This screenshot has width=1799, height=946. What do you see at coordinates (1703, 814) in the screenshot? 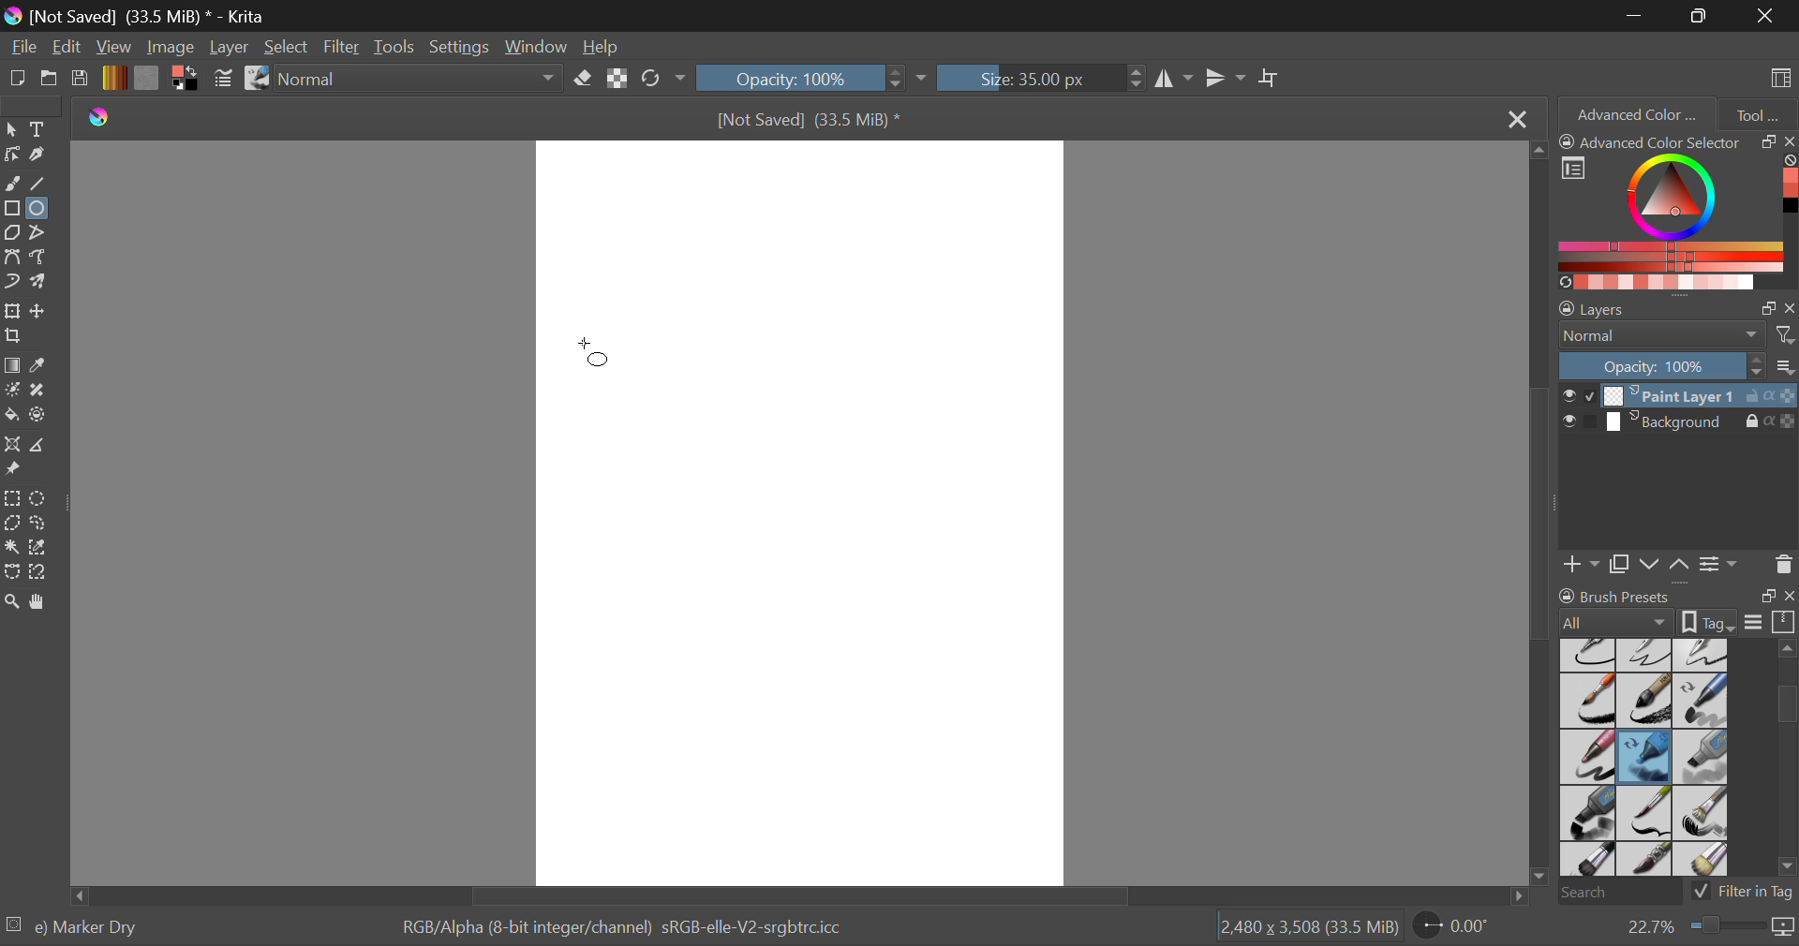
I see `Bristles-2 Flat Rough` at bounding box center [1703, 814].